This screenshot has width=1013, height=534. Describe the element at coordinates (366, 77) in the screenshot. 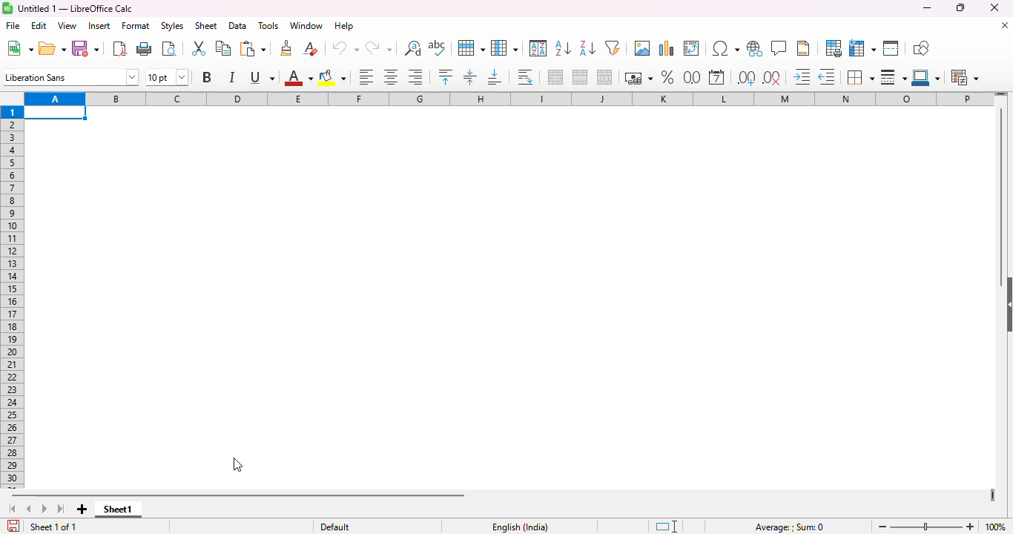

I see `align left` at that location.